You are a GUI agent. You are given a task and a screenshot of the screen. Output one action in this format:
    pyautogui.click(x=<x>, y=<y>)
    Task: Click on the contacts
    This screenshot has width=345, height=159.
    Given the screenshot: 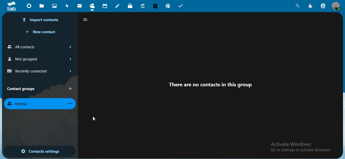 What is the action you would take?
    pyautogui.click(x=93, y=7)
    